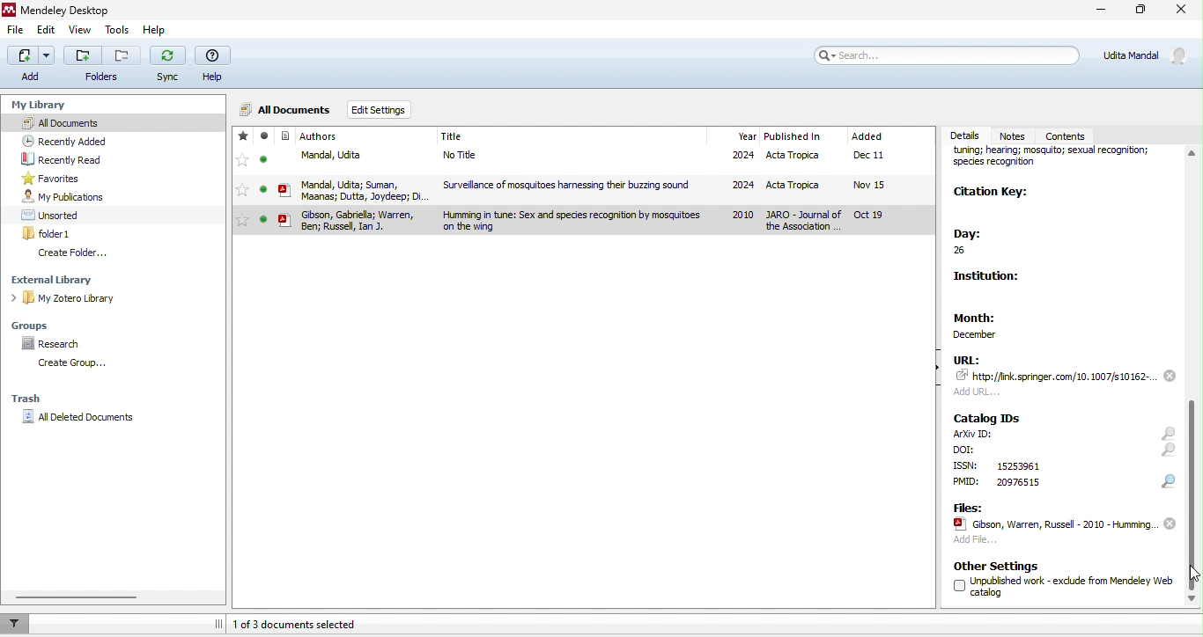  Describe the element at coordinates (453, 137) in the screenshot. I see `journal title` at that location.